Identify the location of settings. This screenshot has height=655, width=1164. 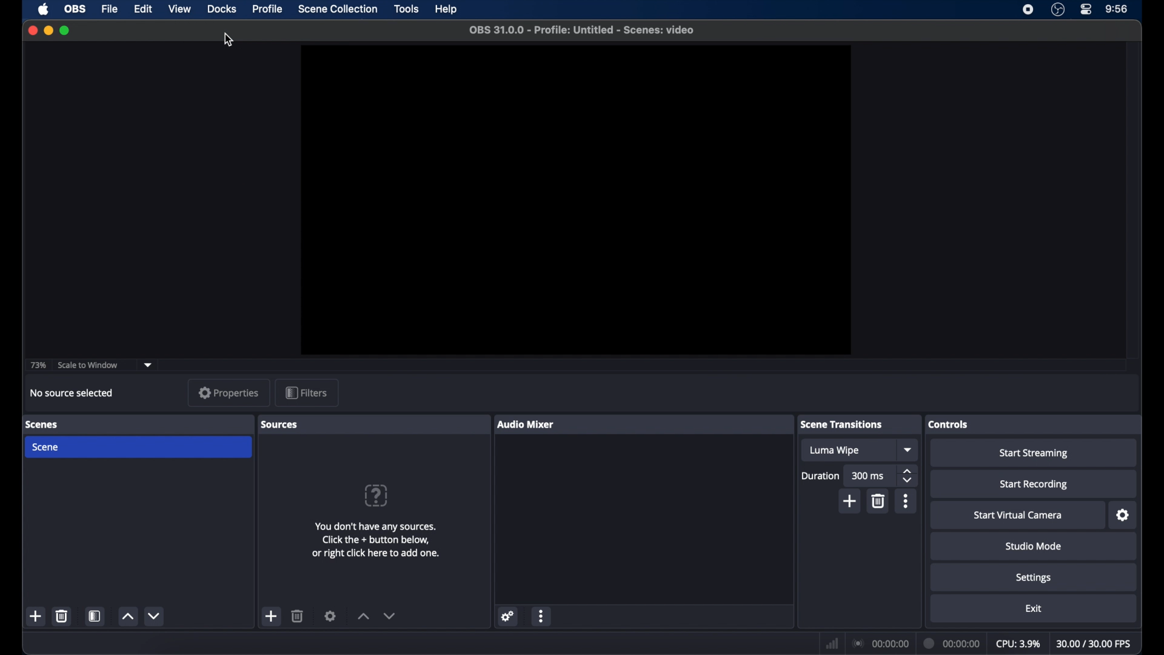
(330, 616).